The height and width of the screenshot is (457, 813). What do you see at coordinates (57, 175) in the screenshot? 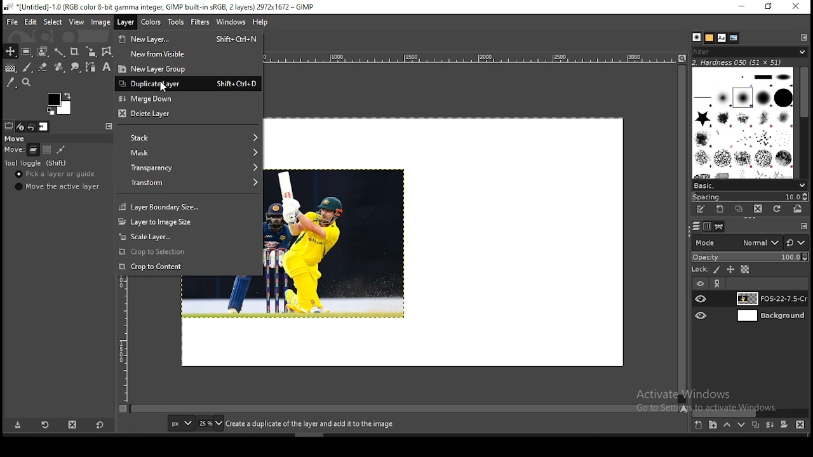
I see `pick a layer or guide` at bounding box center [57, 175].